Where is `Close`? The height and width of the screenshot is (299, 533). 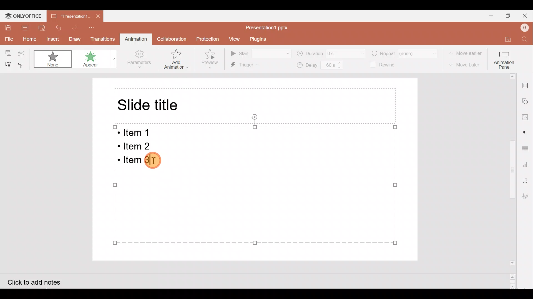 Close is located at coordinates (527, 16).